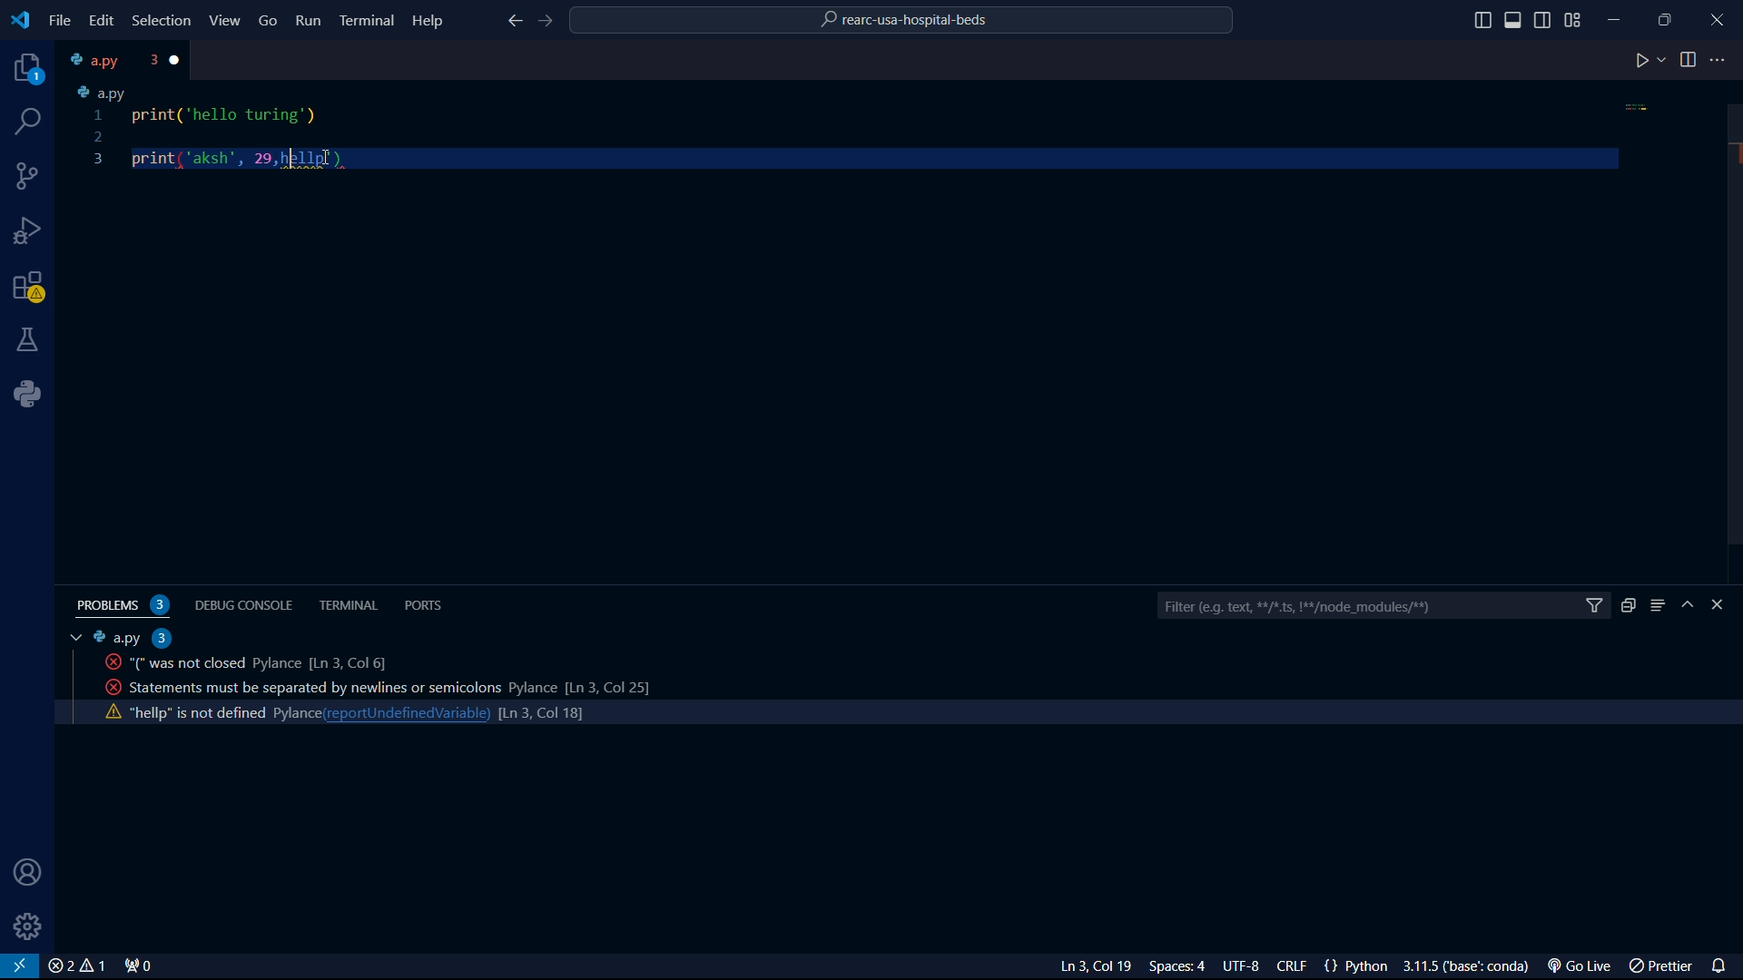  Describe the element at coordinates (1720, 60) in the screenshot. I see `more options` at that location.